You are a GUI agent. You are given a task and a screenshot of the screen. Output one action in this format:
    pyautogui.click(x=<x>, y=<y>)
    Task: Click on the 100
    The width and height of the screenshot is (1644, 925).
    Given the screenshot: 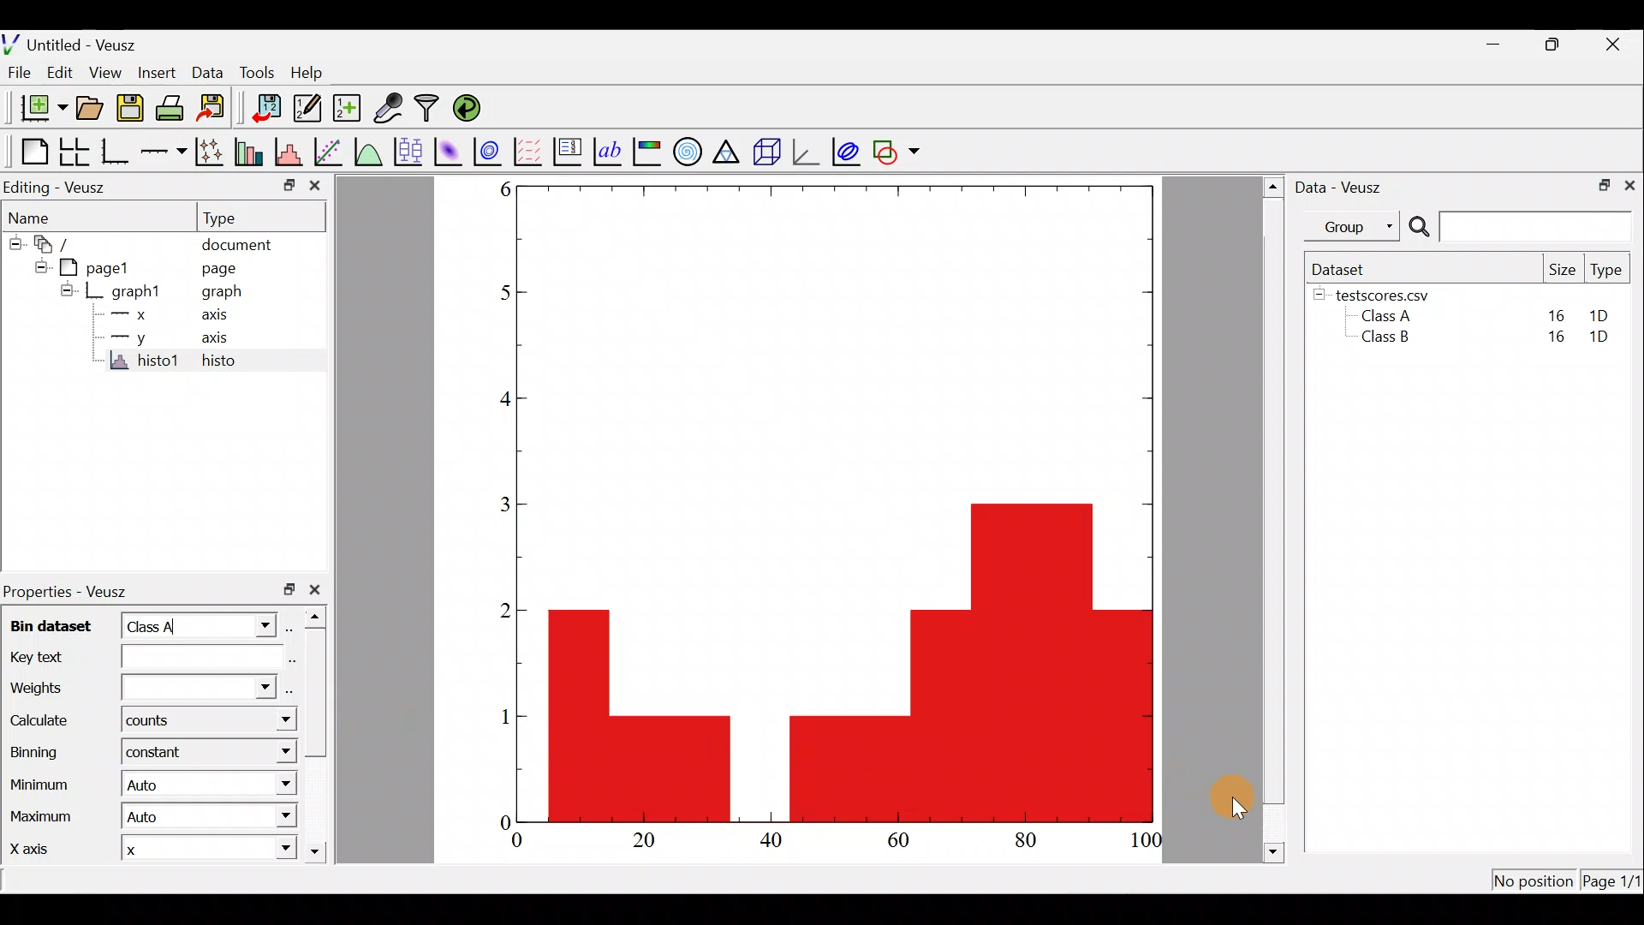 What is the action you would take?
    pyautogui.click(x=1147, y=842)
    